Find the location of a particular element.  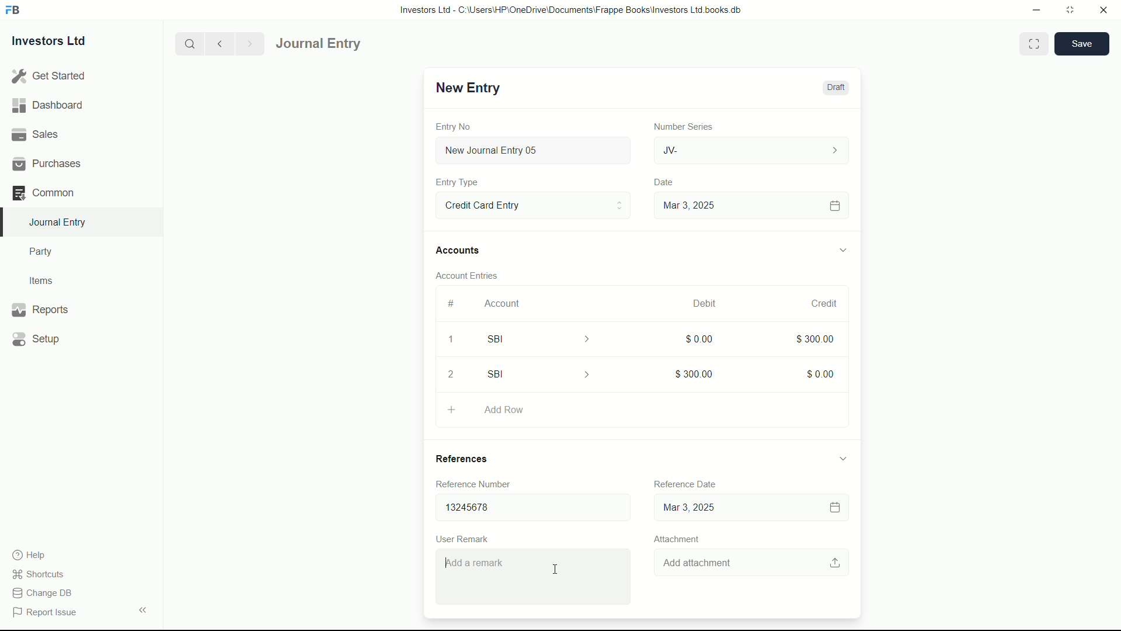

1 is located at coordinates (450, 341).